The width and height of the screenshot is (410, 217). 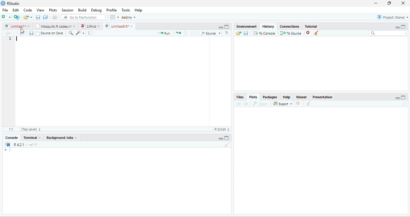 I want to click on Minimize, so click(x=397, y=27).